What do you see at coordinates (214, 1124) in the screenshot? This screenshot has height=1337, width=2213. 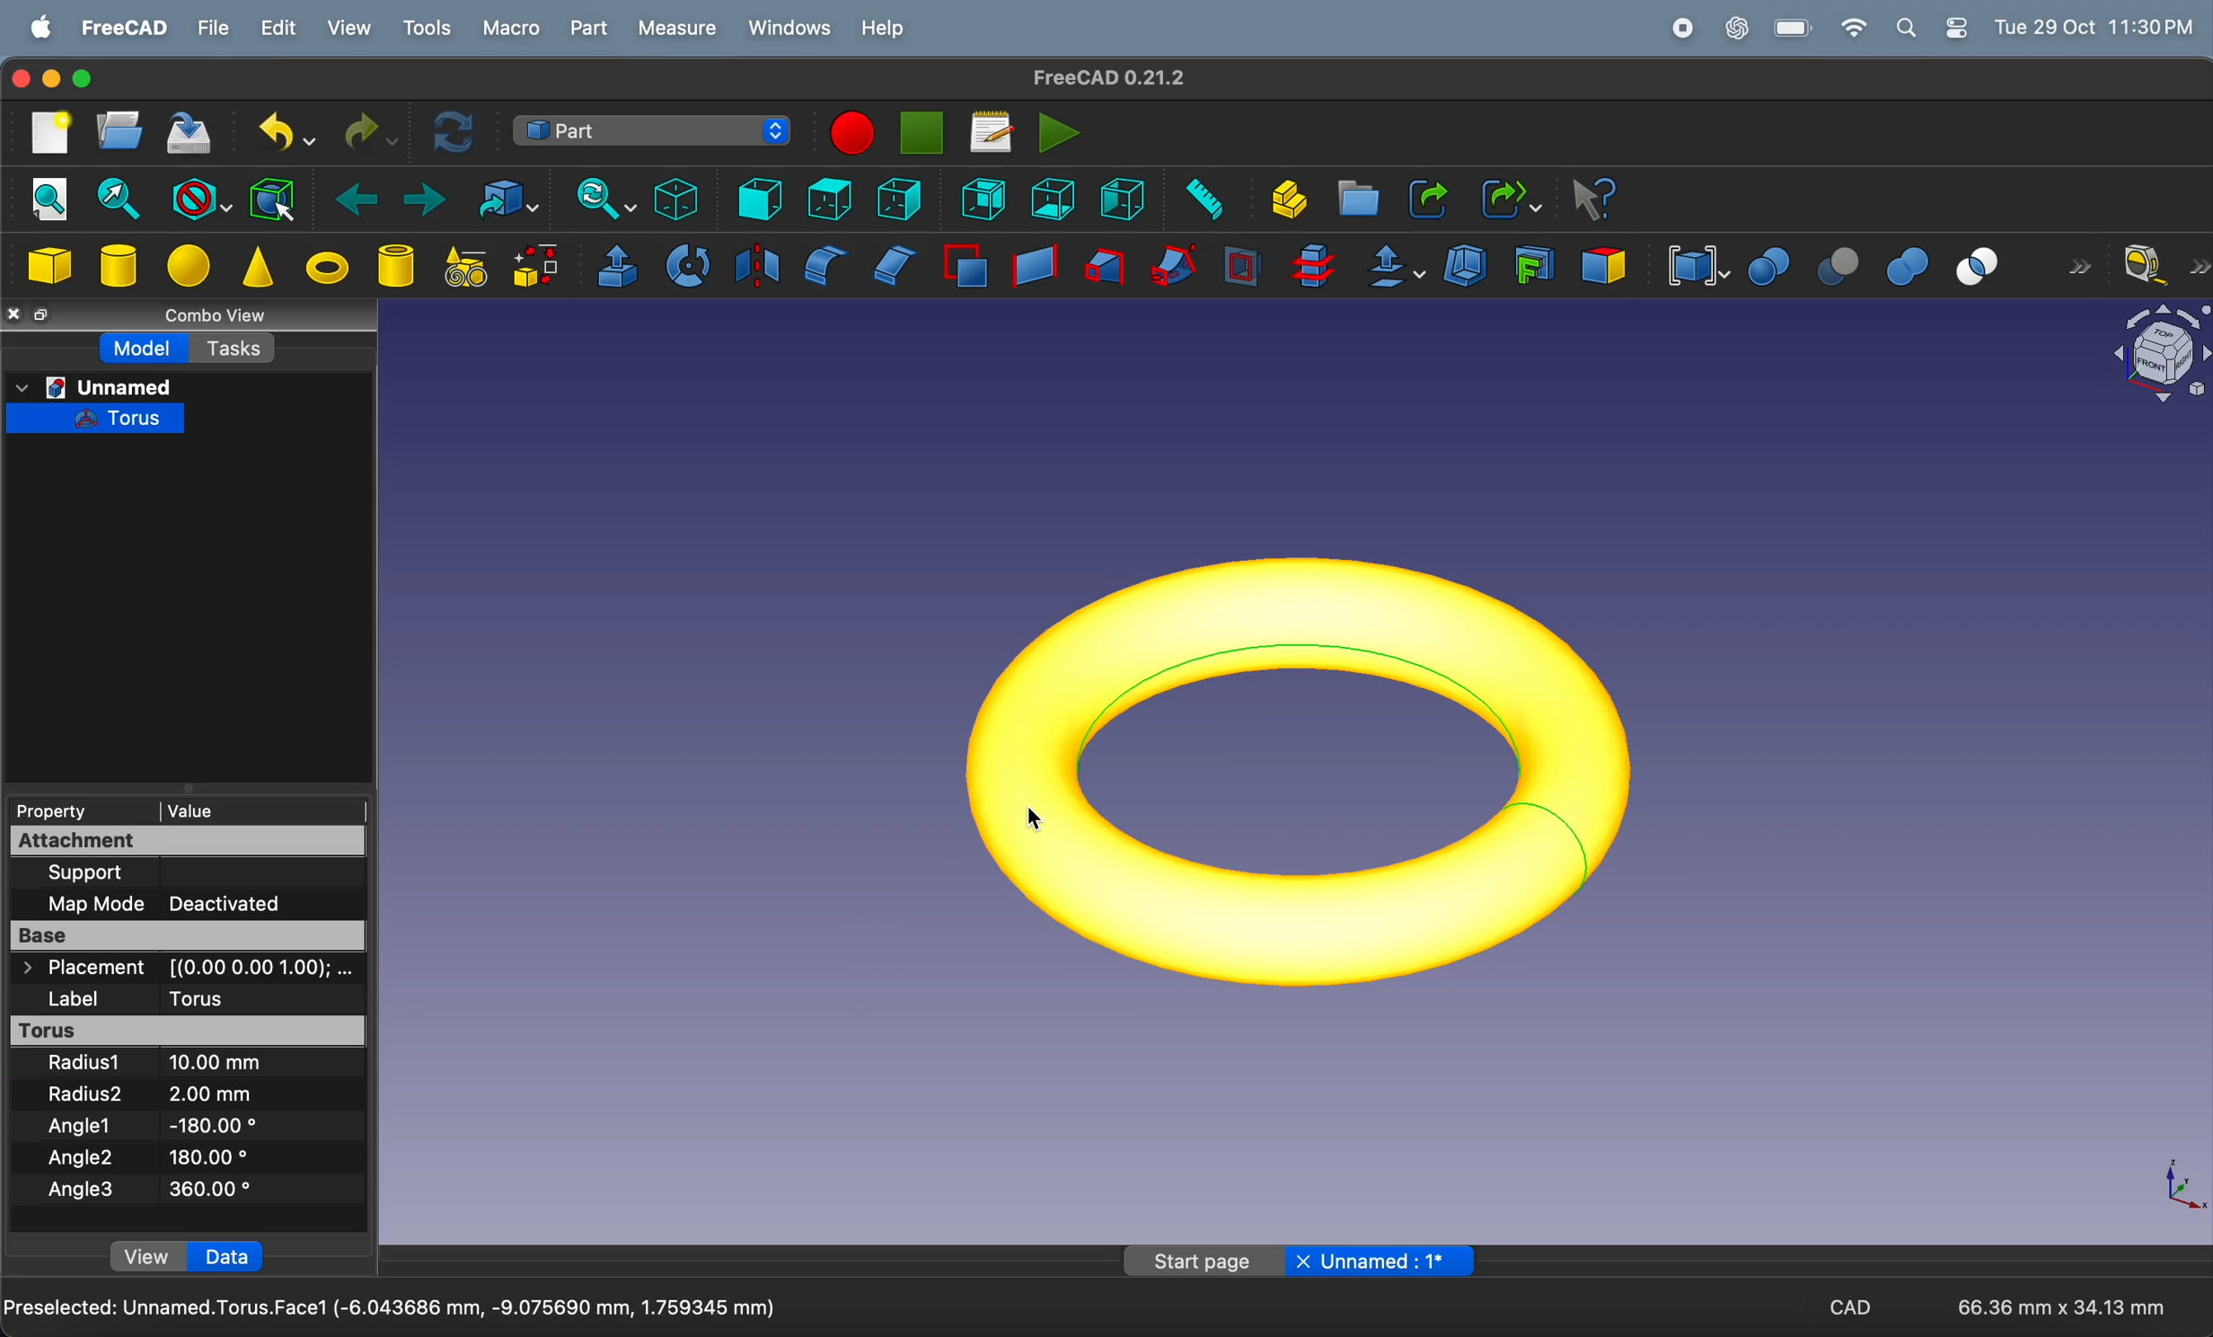 I see `-180.00` at bounding box center [214, 1124].